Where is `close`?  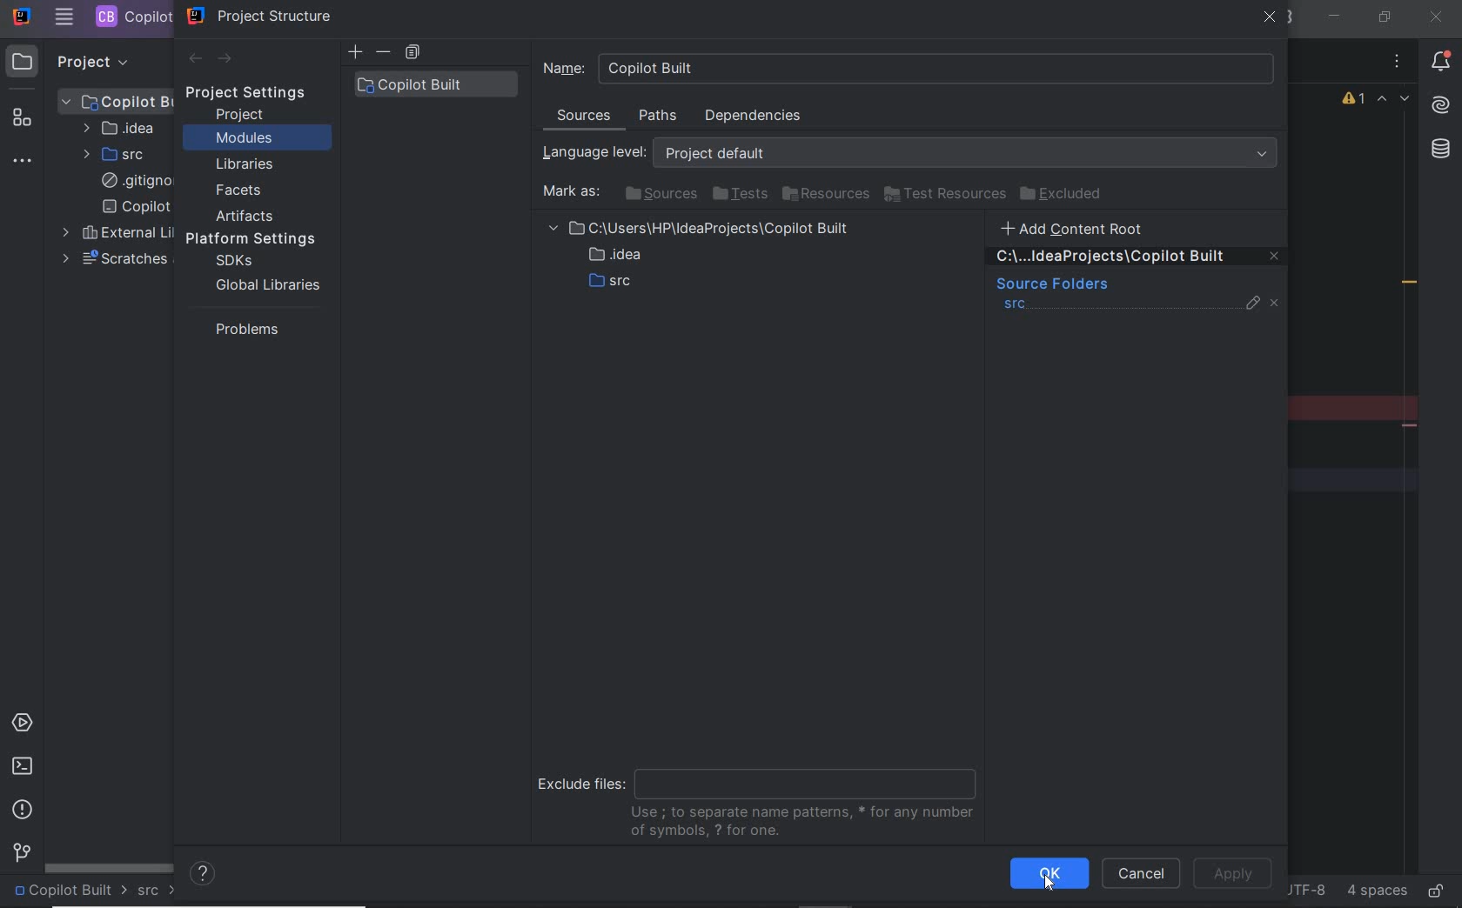 close is located at coordinates (1271, 19).